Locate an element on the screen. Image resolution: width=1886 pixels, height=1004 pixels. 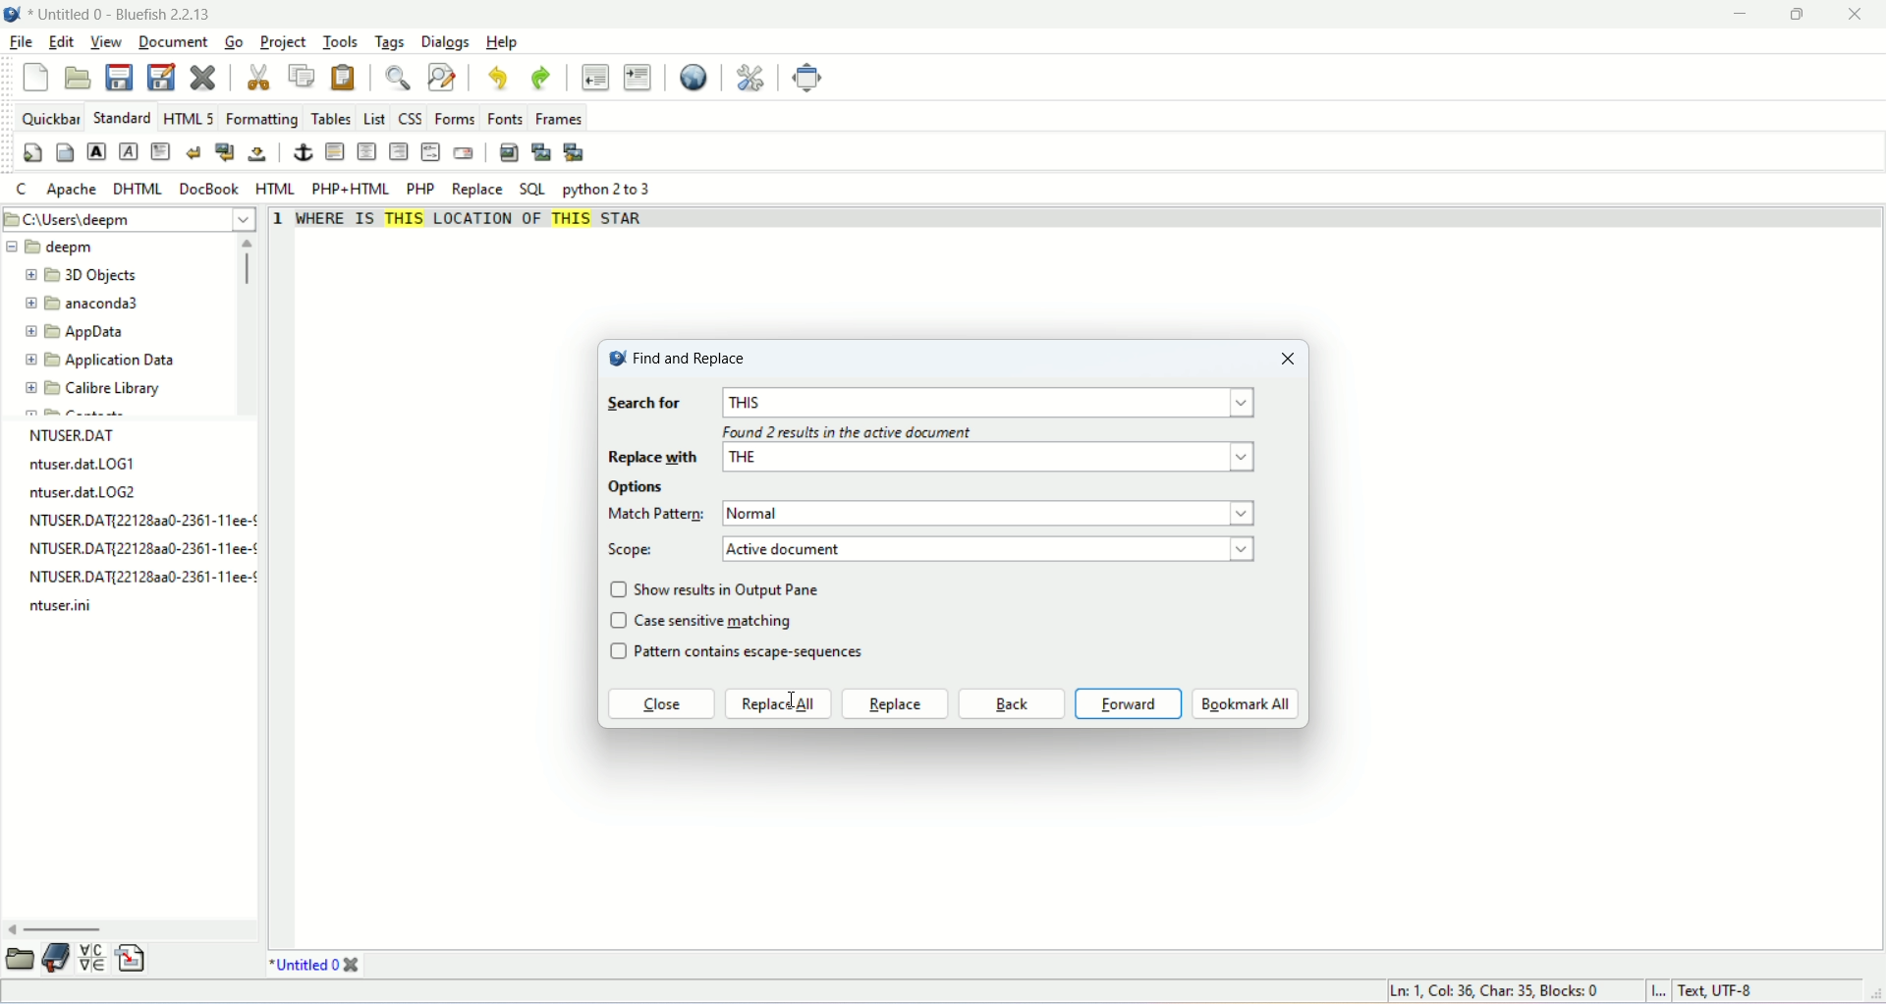
maximize is located at coordinates (1811, 15).